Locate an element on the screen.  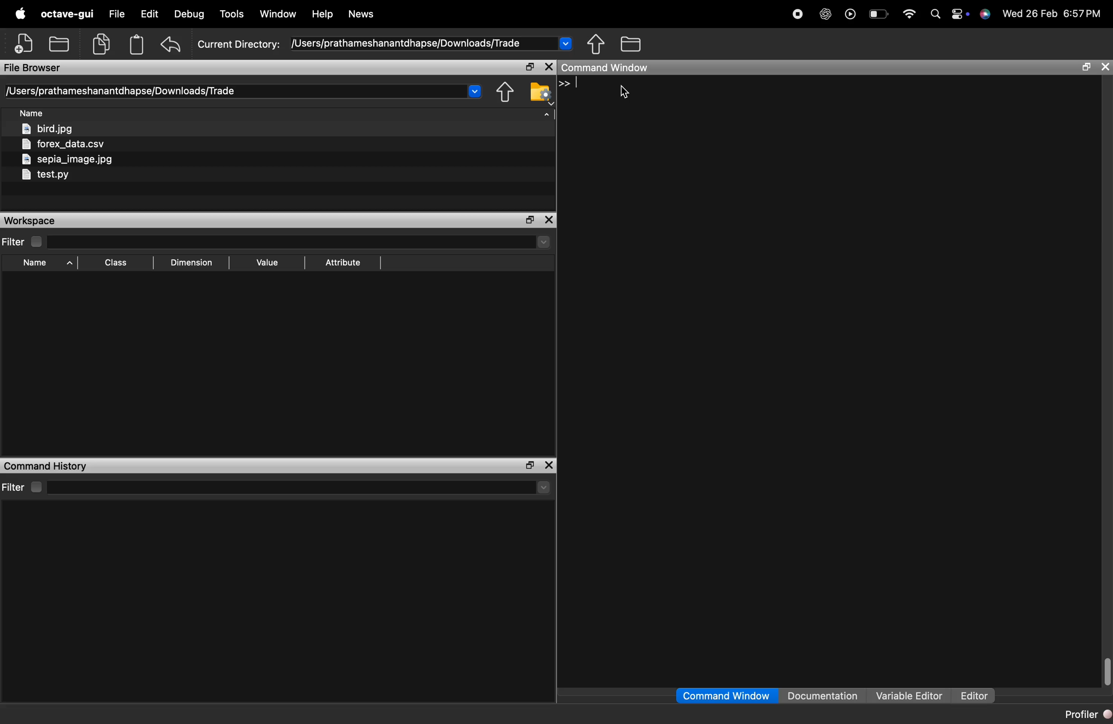
sory by name is located at coordinates (49, 263).